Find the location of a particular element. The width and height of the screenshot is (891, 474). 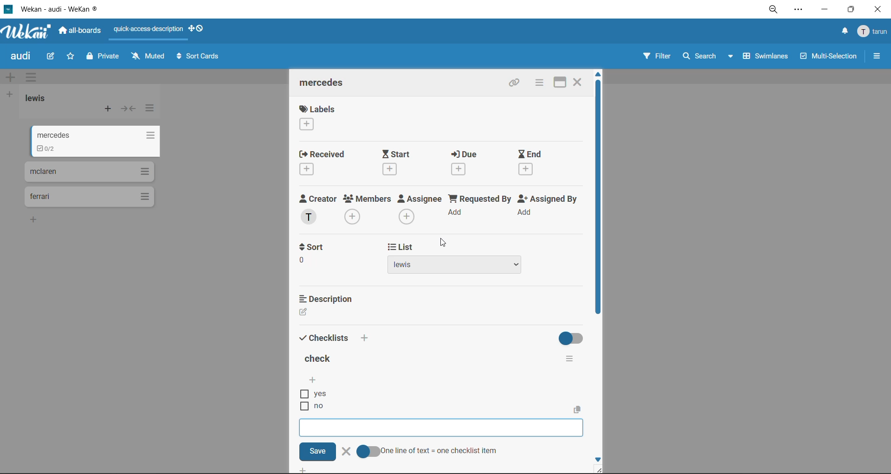

minimize is located at coordinates (824, 11).